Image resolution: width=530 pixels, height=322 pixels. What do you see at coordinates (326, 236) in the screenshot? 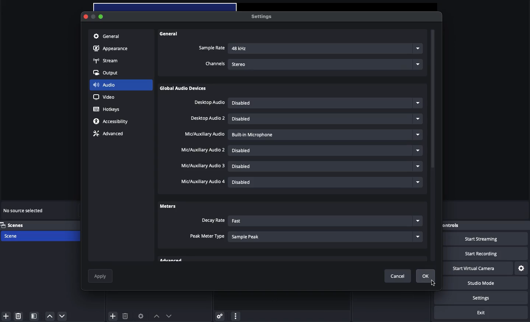
I see `Sample Peak` at bounding box center [326, 236].